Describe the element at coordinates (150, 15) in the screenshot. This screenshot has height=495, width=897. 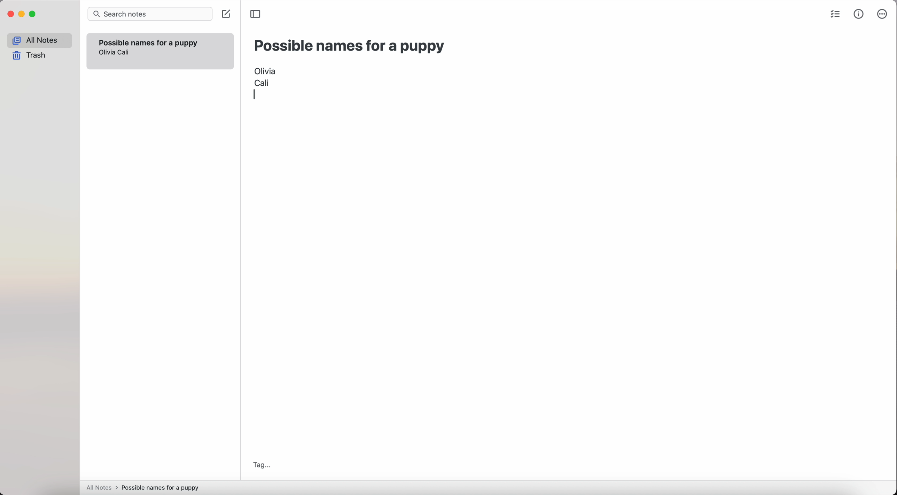
I see `search bar` at that location.